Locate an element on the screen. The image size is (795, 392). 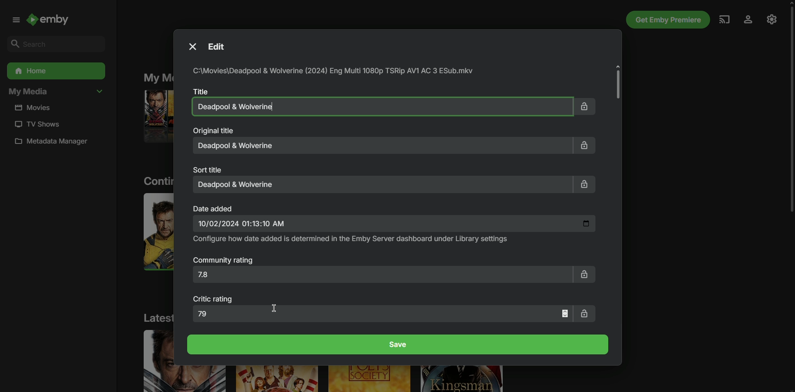
Profile is located at coordinates (747, 20).